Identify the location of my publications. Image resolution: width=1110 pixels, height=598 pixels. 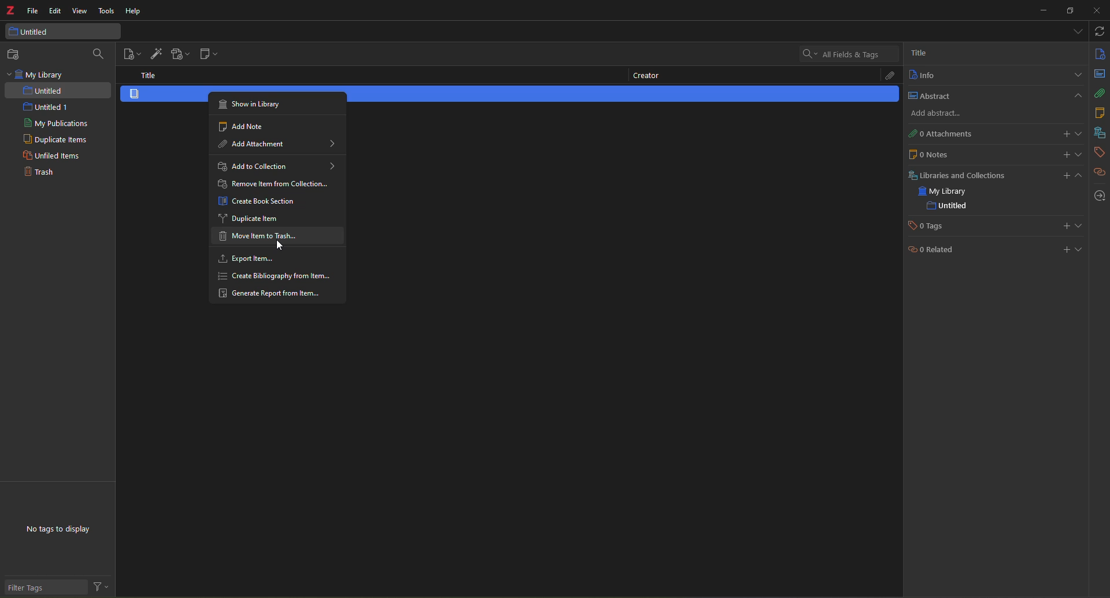
(57, 124).